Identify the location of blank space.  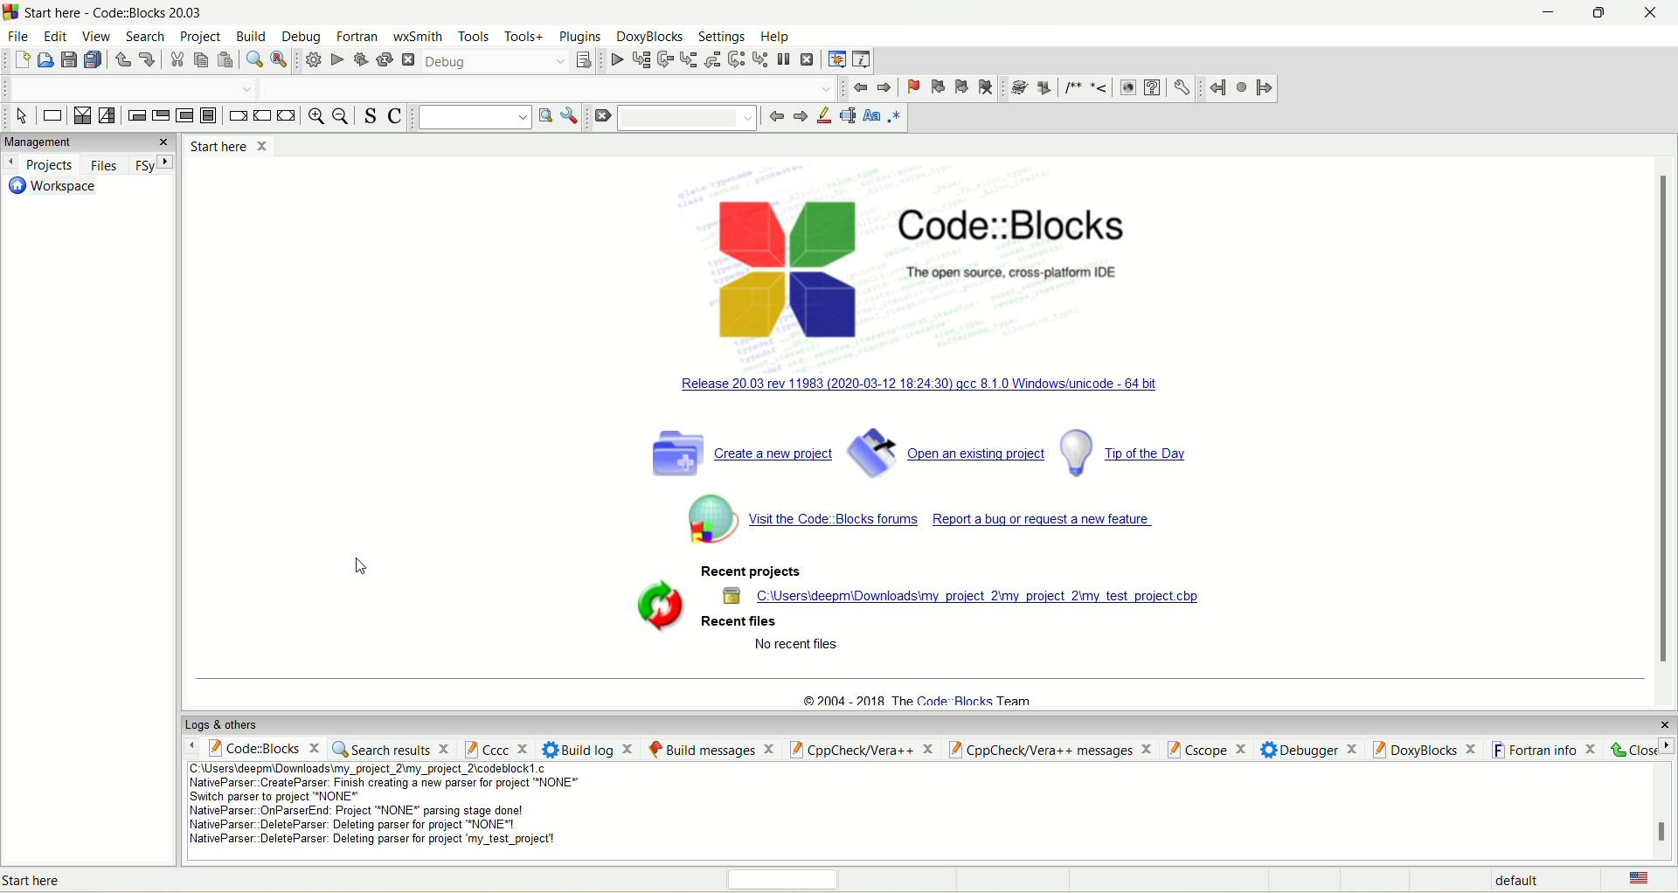
(694, 118).